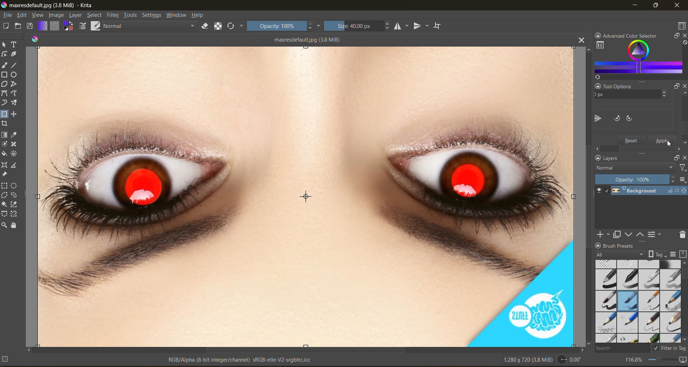 The image size is (688, 367). What do you see at coordinates (422, 27) in the screenshot?
I see `vertical mirror tool` at bounding box center [422, 27].